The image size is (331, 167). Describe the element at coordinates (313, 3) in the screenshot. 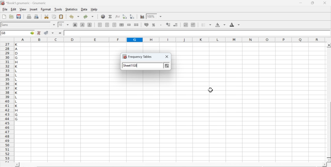

I see `restore down` at that location.